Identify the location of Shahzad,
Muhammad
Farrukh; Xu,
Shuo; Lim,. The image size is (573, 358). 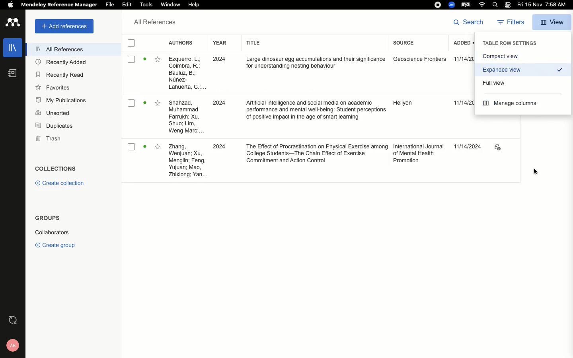
(185, 73).